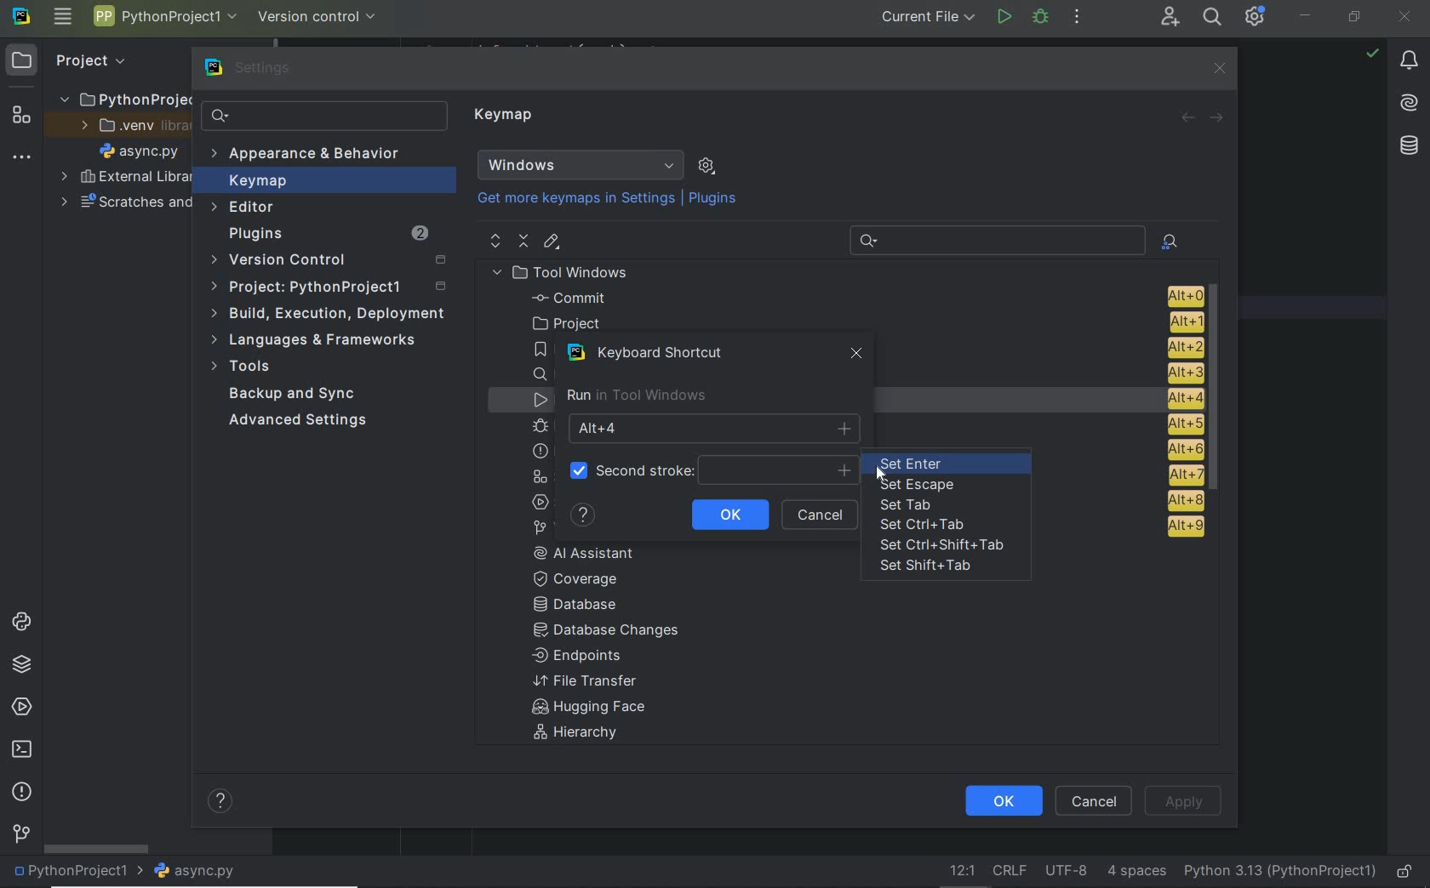 This screenshot has width=1430, height=888. What do you see at coordinates (928, 525) in the screenshot?
I see `set Ctrl+Tab` at bounding box center [928, 525].